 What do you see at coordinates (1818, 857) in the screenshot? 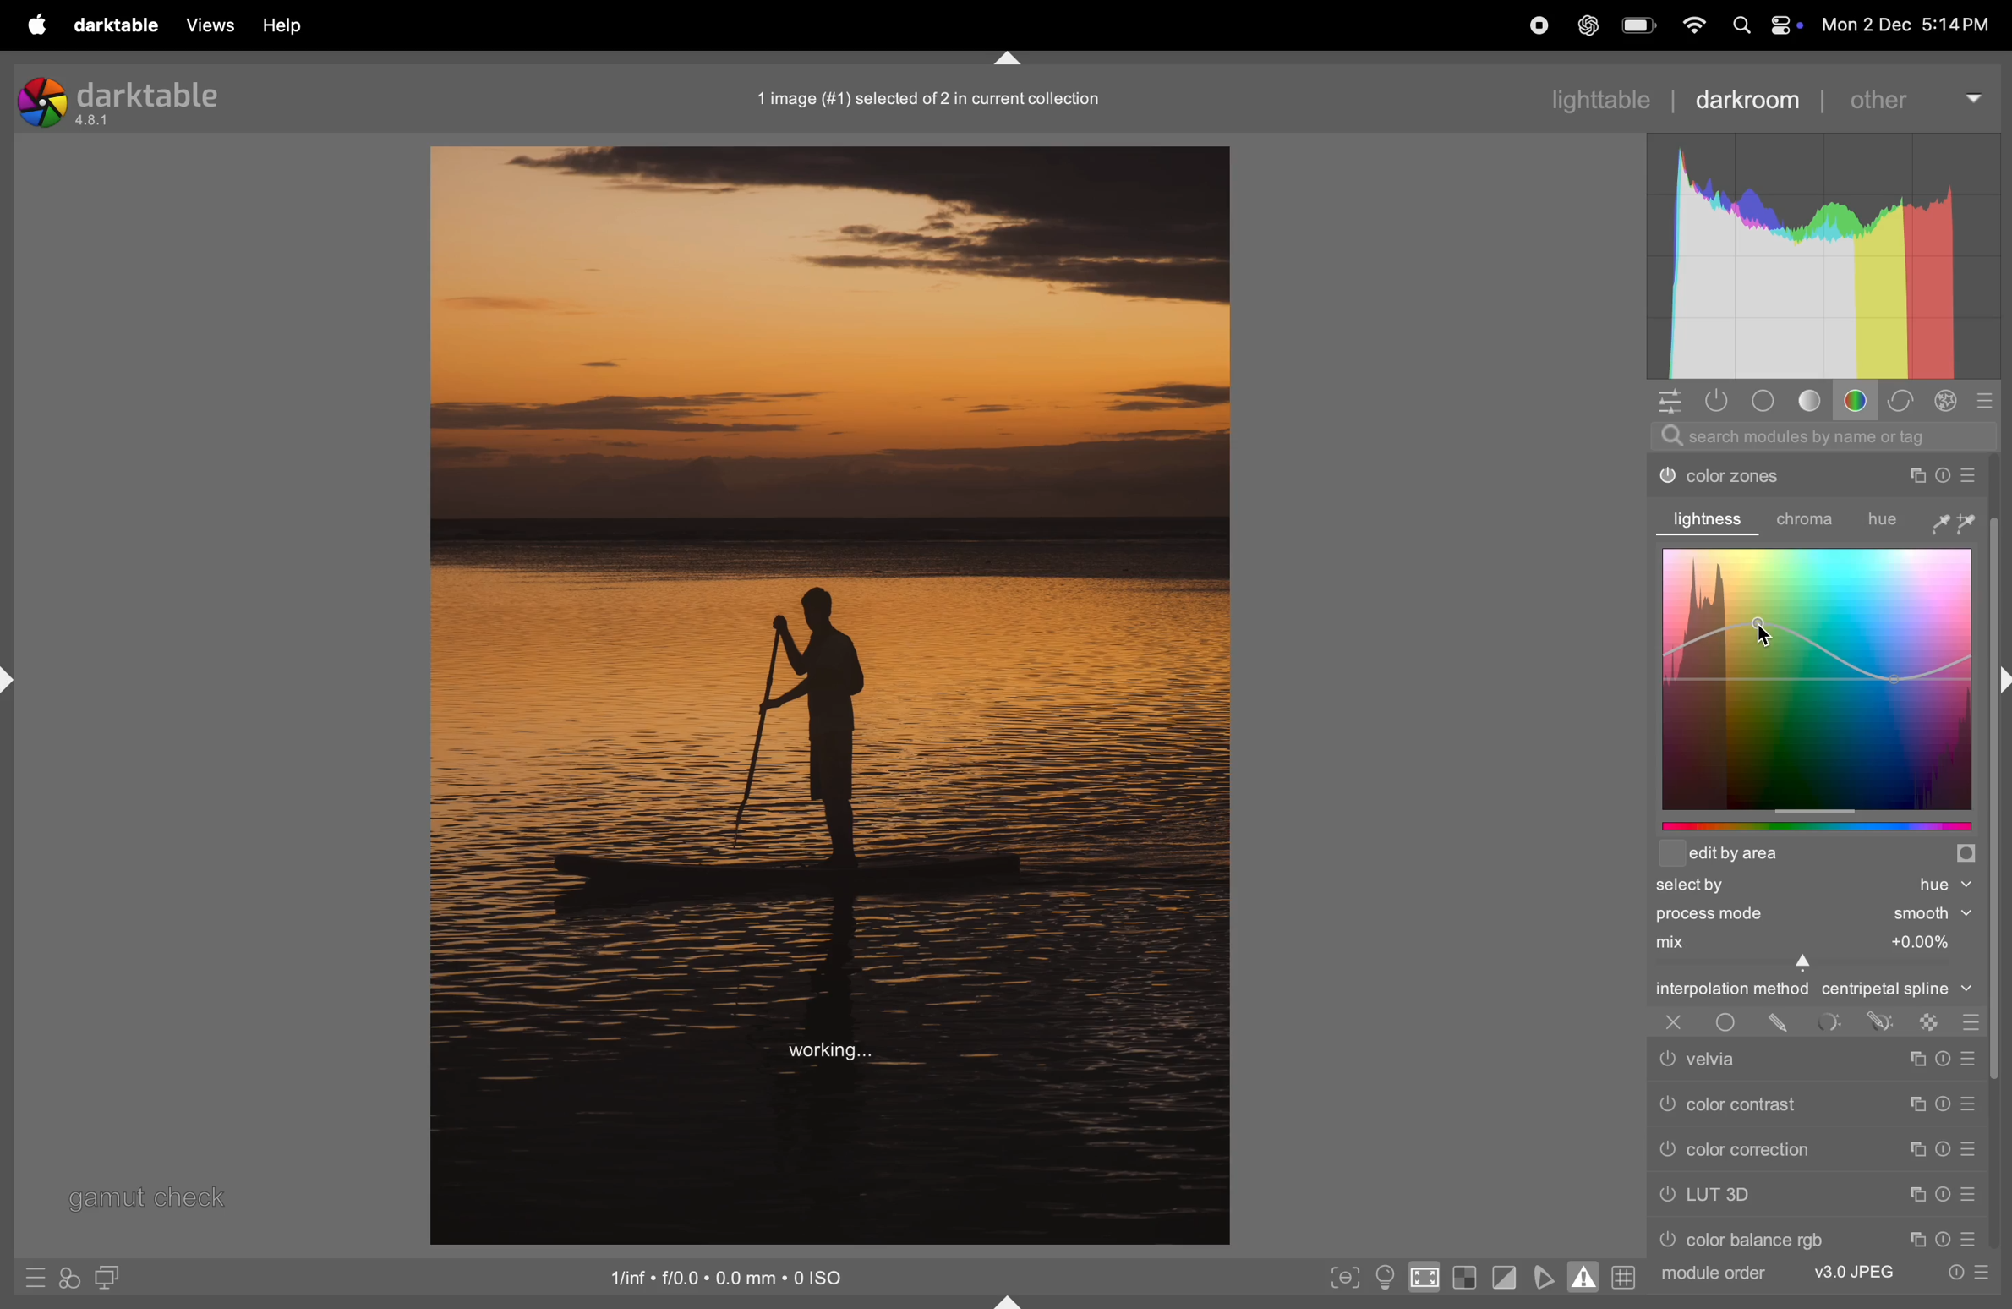
I see `edit area` at bounding box center [1818, 857].